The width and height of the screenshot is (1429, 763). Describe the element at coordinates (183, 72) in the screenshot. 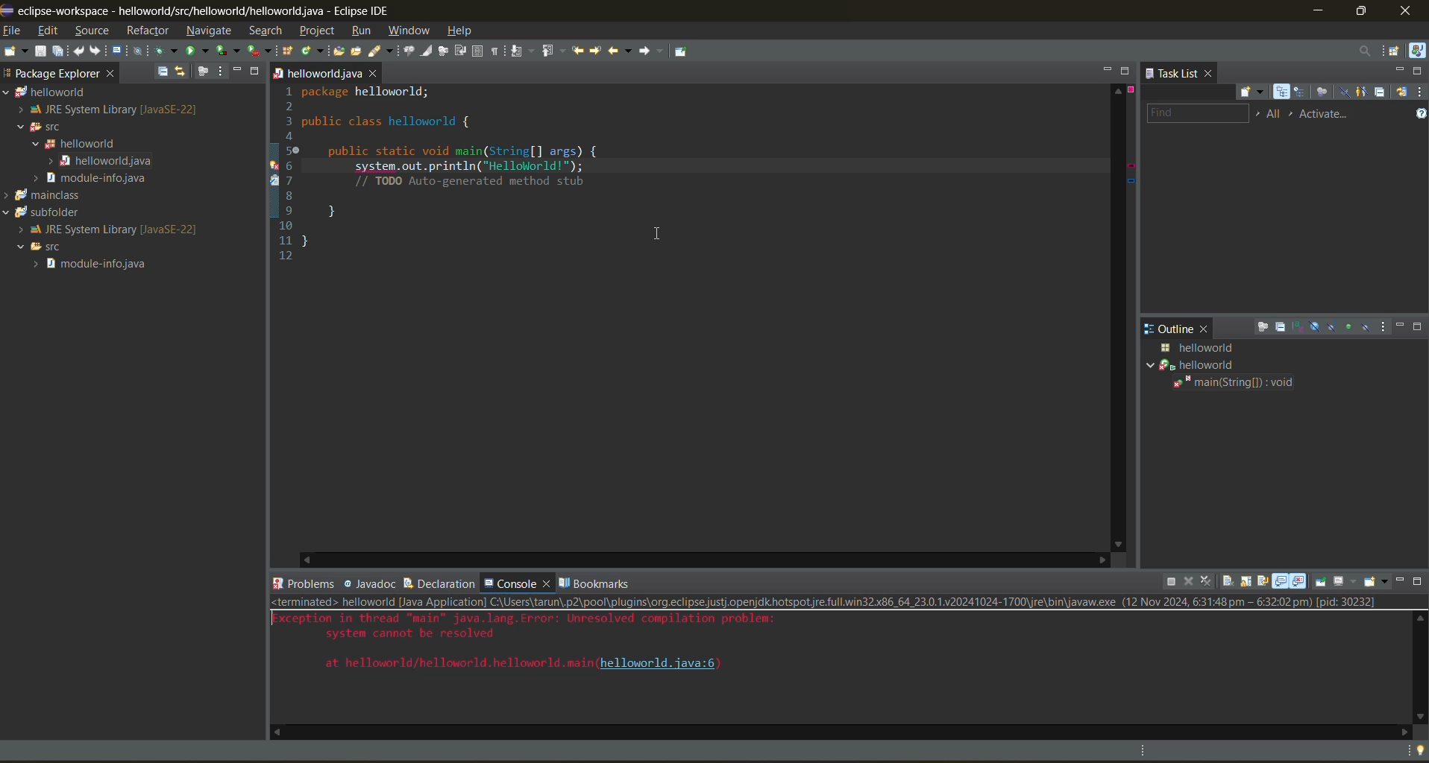

I see `link with editor` at that location.